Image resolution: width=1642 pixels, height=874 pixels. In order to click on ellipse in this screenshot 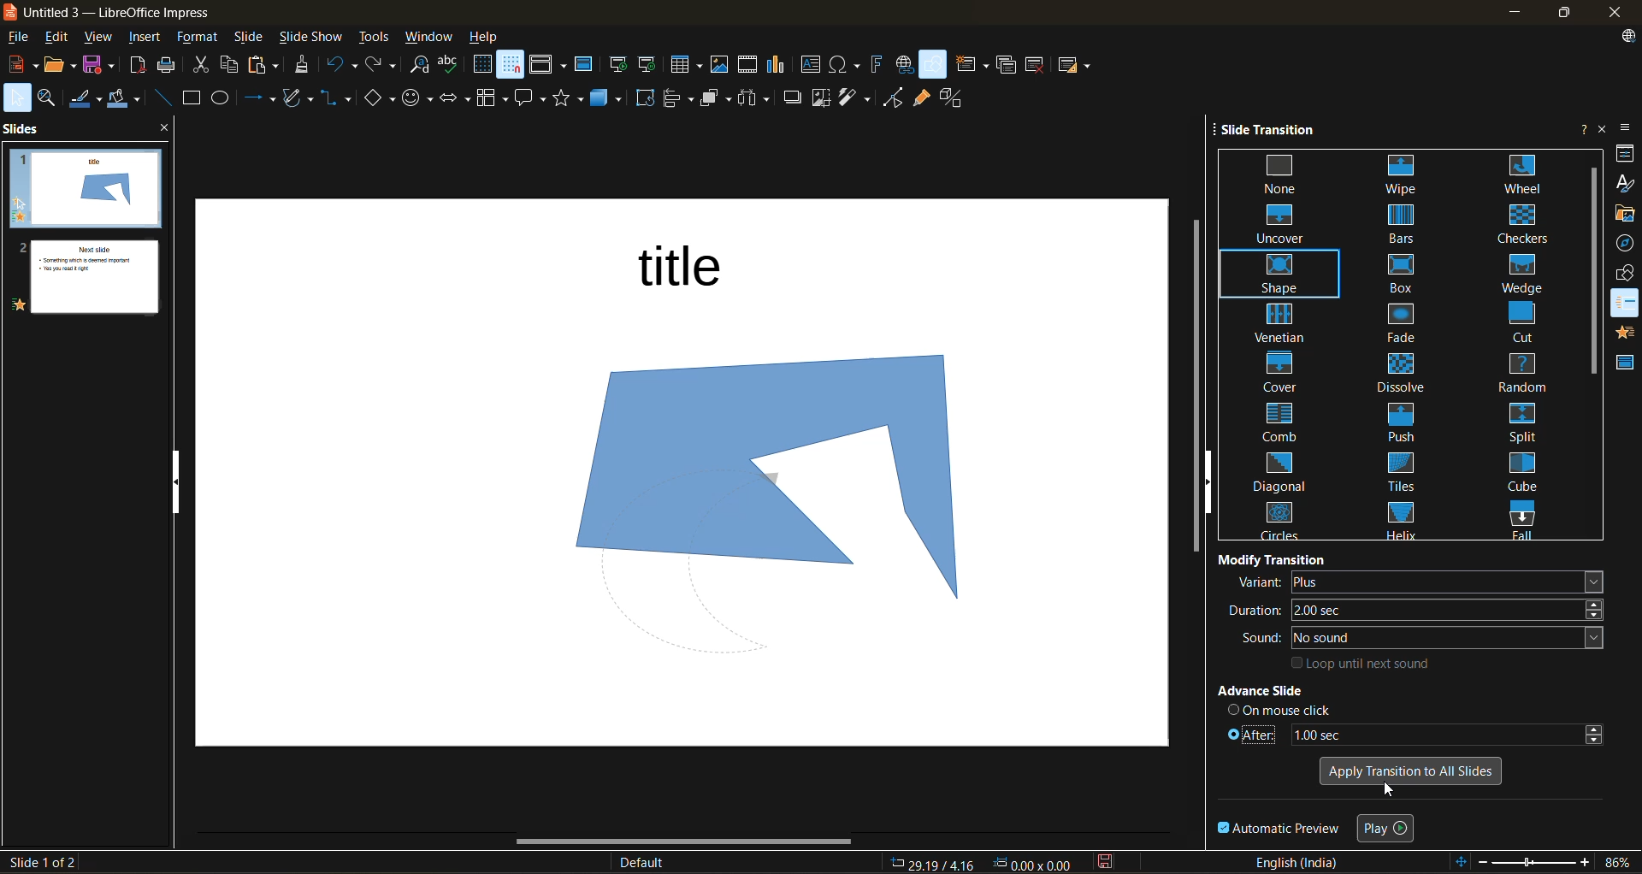, I will do `click(226, 98)`.